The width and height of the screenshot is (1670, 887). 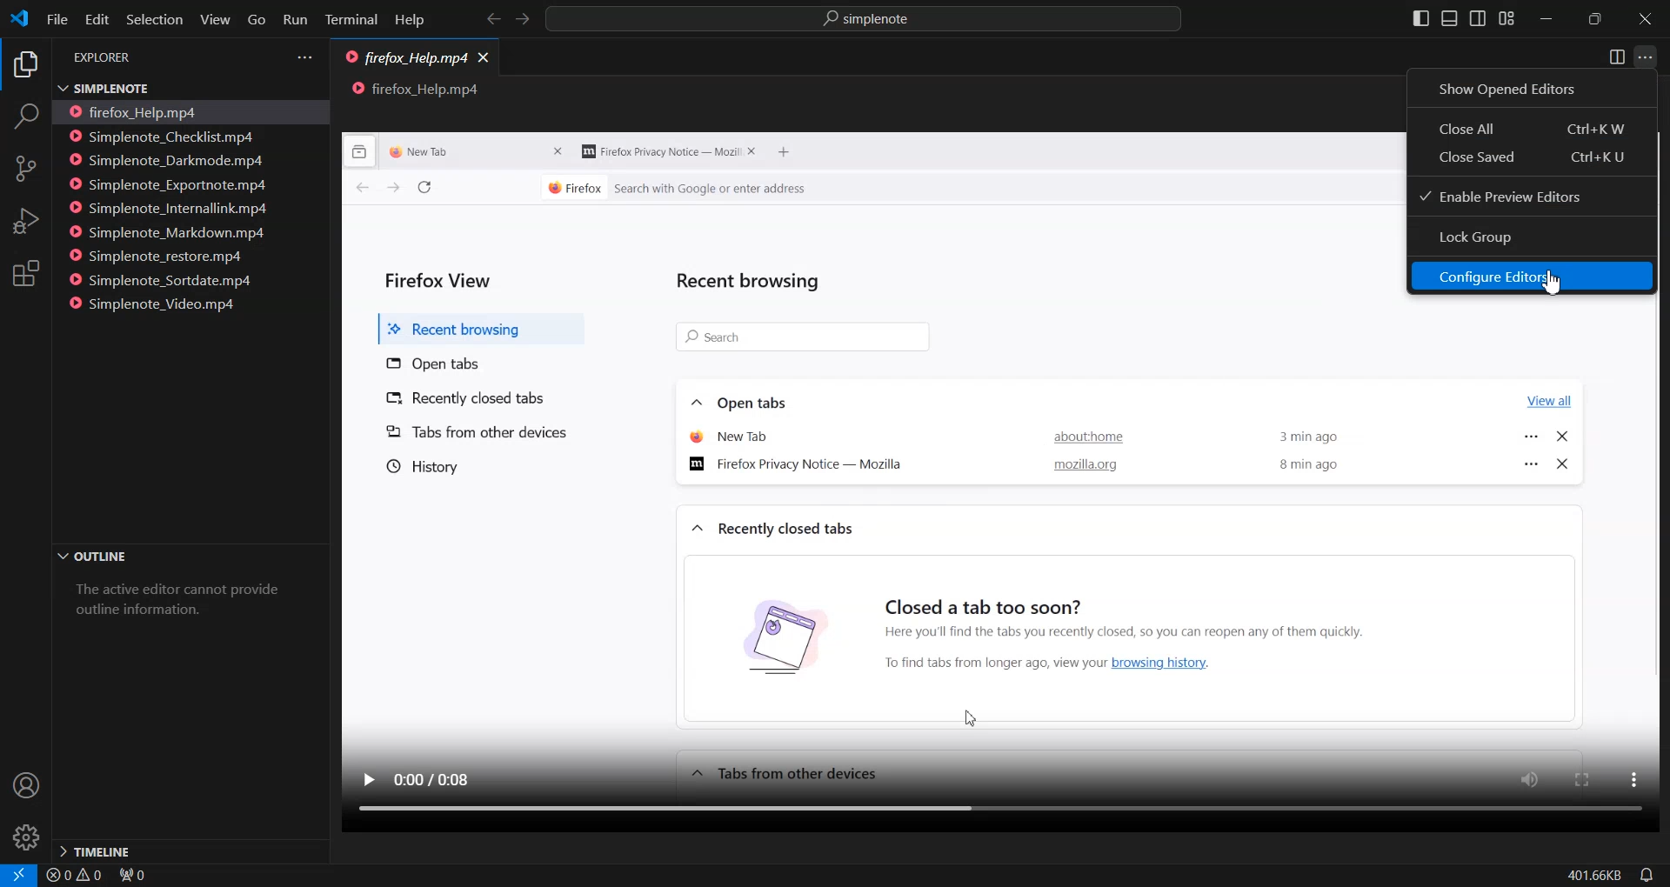 What do you see at coordinates (351, 21) in the screenshot?
I see `Terminal` at bounding box center [351, 21].